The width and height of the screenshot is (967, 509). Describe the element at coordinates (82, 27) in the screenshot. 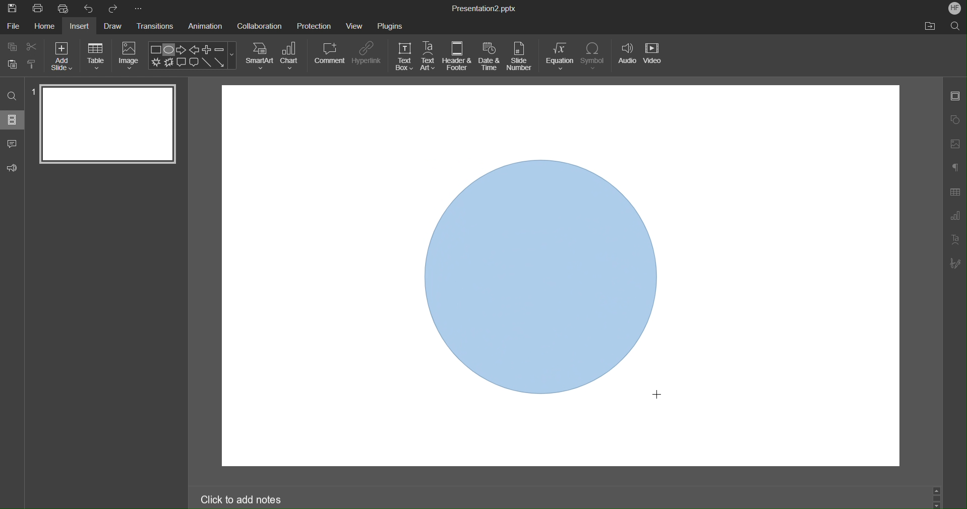

I see `Insert` at that location.